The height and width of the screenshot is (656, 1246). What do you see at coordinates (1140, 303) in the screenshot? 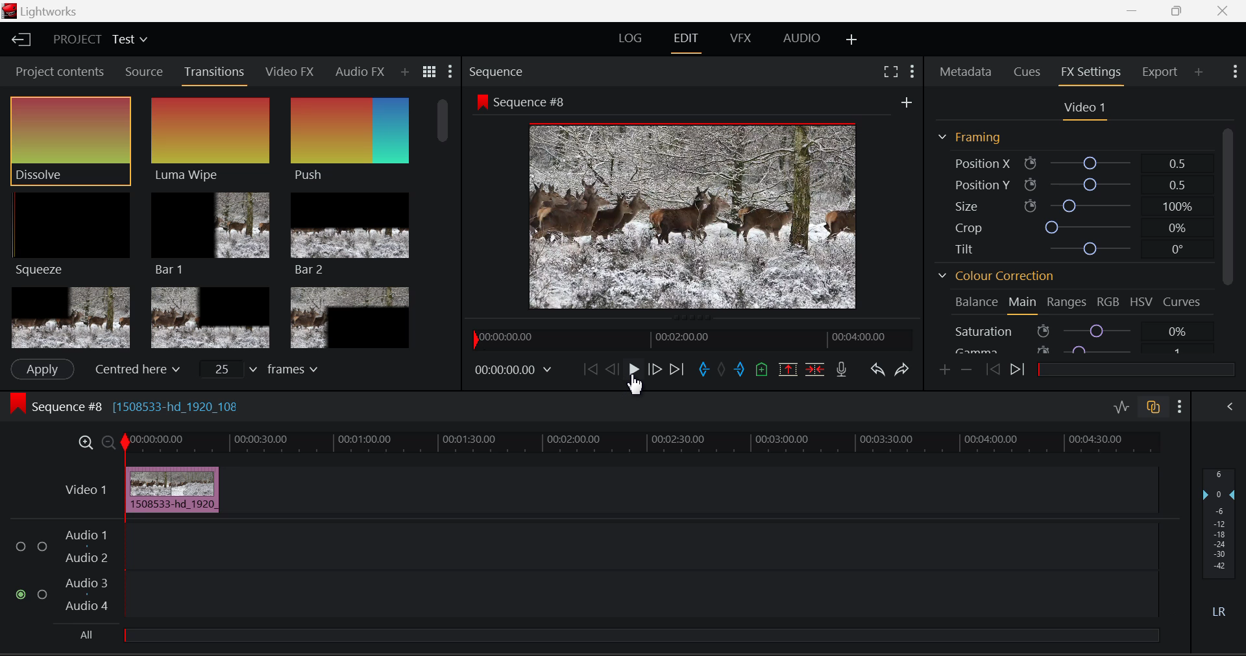
I see `HSV` at bounding box center [1140, 303].